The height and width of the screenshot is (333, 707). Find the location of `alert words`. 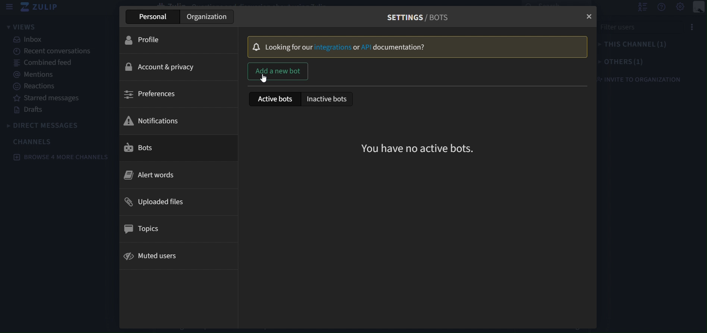

alert words is located at coordinates (173, 176).